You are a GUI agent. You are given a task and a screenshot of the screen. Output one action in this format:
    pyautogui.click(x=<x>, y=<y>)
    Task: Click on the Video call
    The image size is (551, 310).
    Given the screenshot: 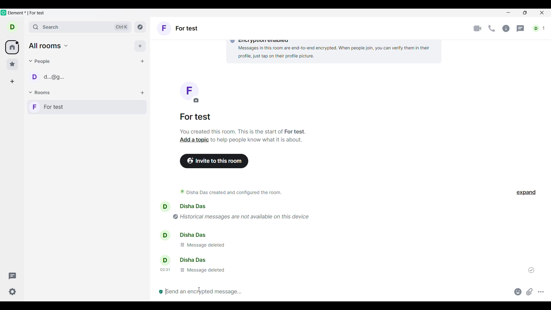 What is the action you would take?
    pyautogui.click(x=478, y=29)
    